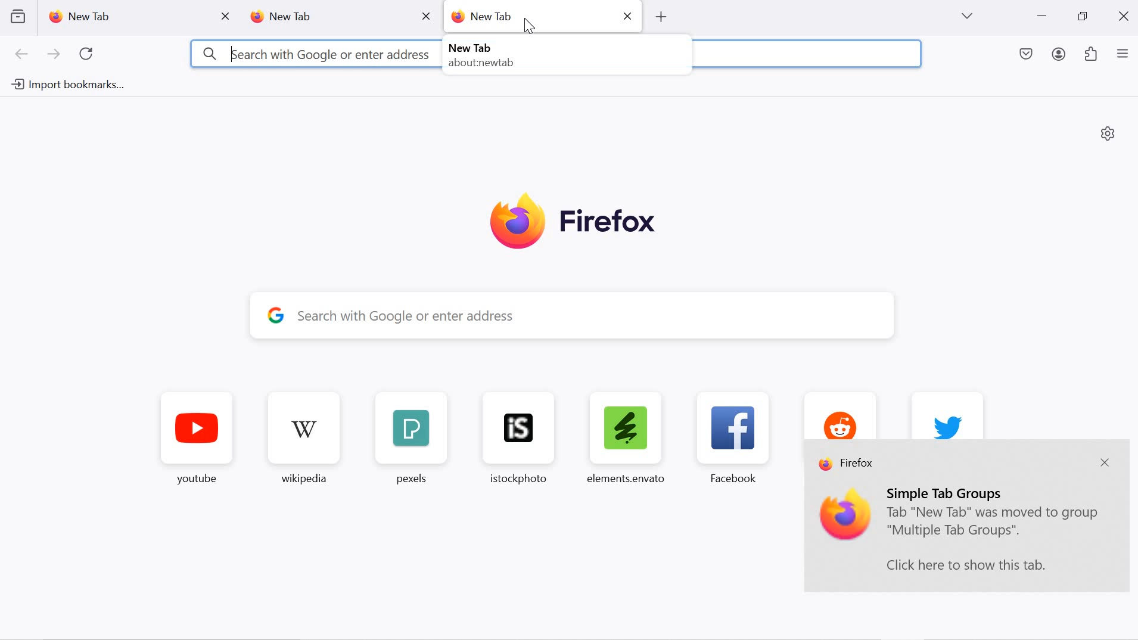 The height and width of the screenshot is (640, 1138). What do you see at coordinates (947, 415) in the screenshot?
I see `twitter favorite` at bounding box center [947, 415].